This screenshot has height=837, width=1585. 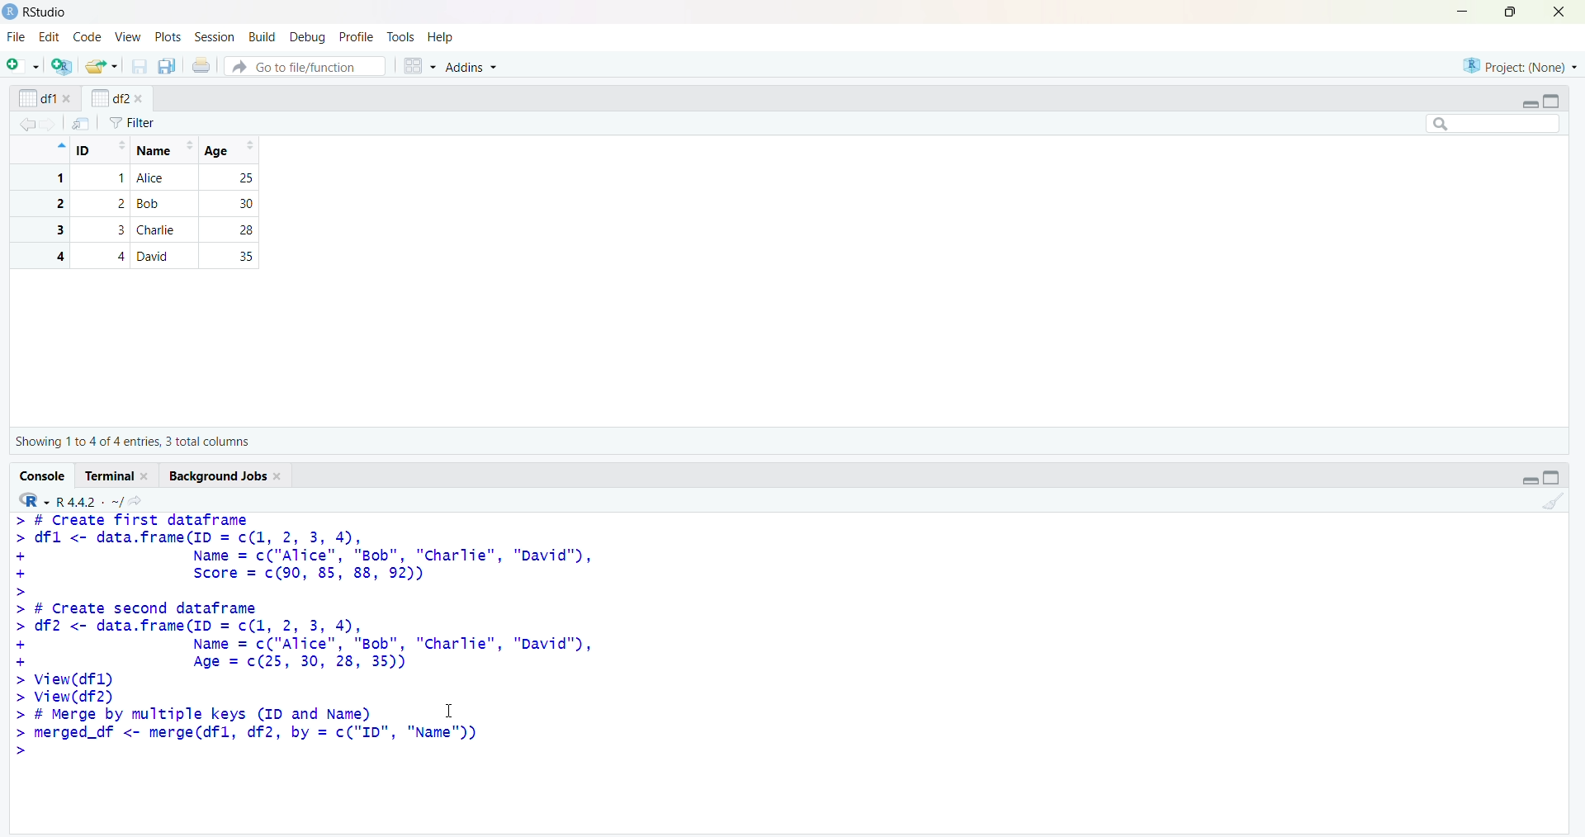 I want to click on save, so click(x=140, y=66).